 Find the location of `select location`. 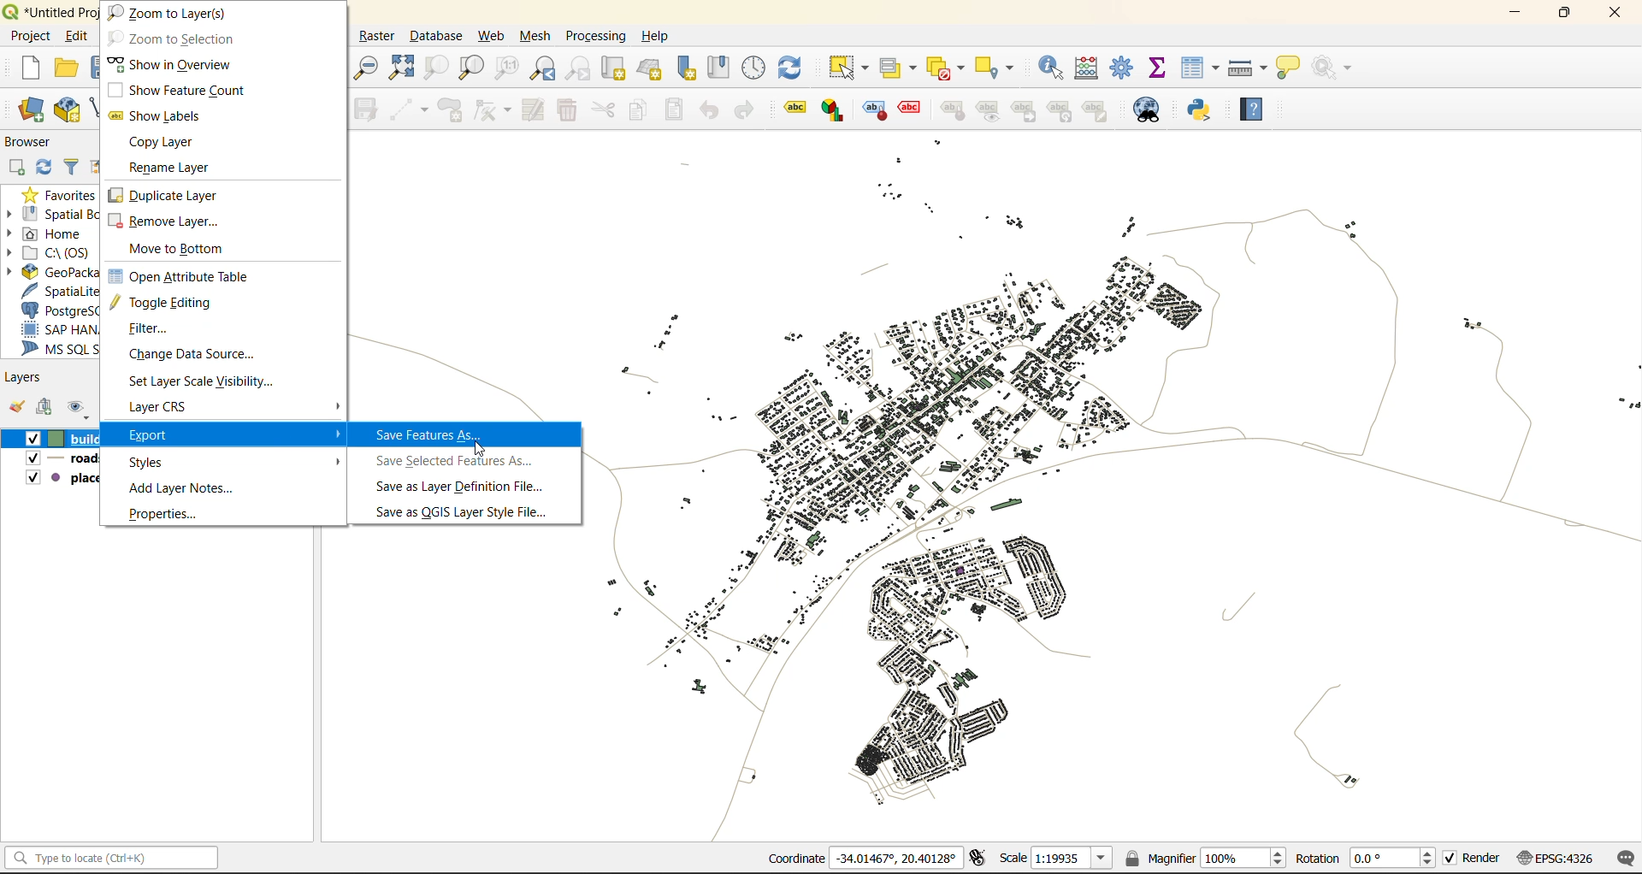

select location is located at coordinates (995, 68).